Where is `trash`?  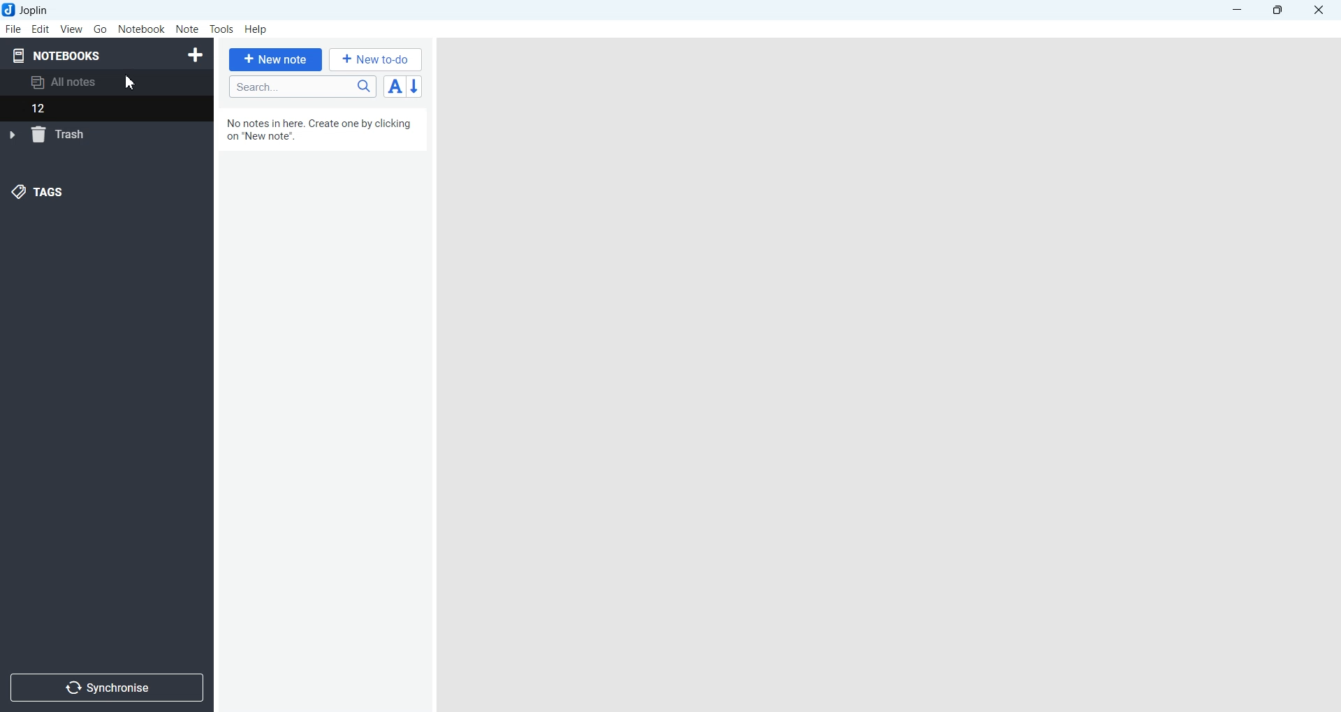
trash is located at coordinates (50, 137).